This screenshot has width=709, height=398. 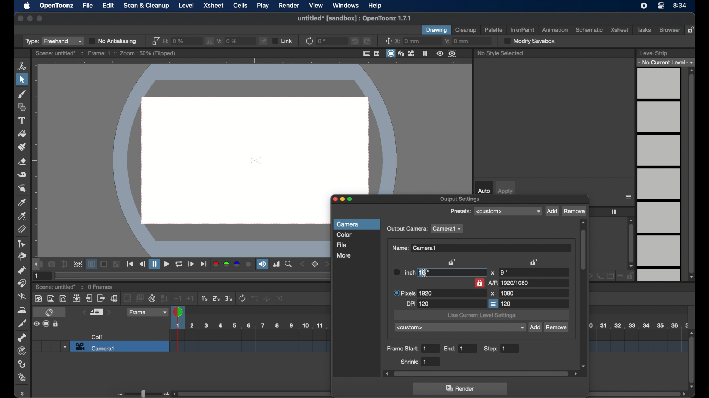 What do you see at coordinates (51, 299) in the screenshot?
I see `` at bounding box center [51, 299].